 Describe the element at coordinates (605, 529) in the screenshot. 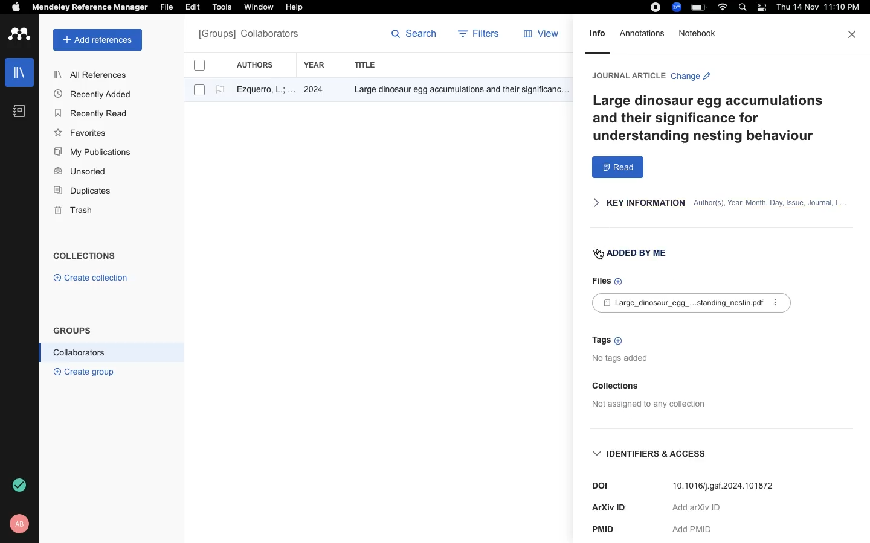

I see `PMID` at that location.